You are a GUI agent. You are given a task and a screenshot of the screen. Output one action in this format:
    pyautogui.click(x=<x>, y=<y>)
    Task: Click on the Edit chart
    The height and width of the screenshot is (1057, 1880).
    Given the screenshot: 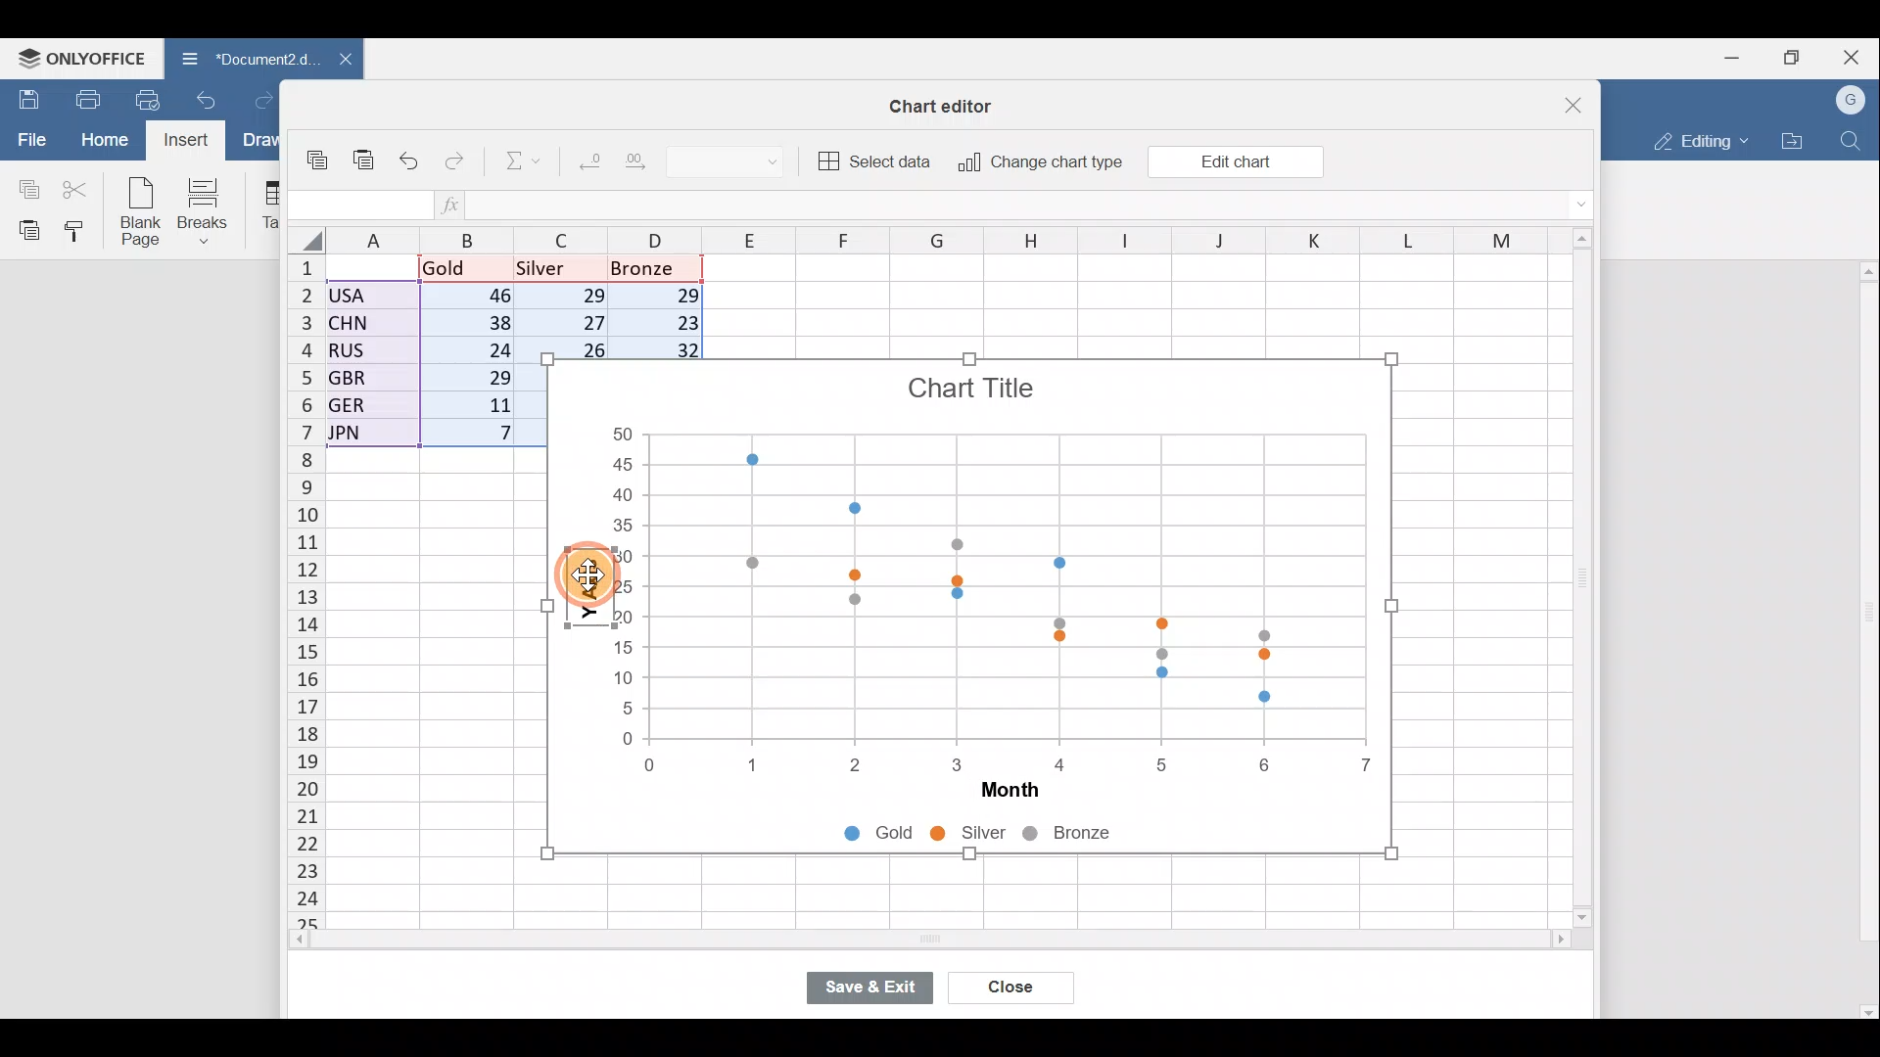 What is the action you would take?
    pyautogui.click(x=1234, y=161)
    